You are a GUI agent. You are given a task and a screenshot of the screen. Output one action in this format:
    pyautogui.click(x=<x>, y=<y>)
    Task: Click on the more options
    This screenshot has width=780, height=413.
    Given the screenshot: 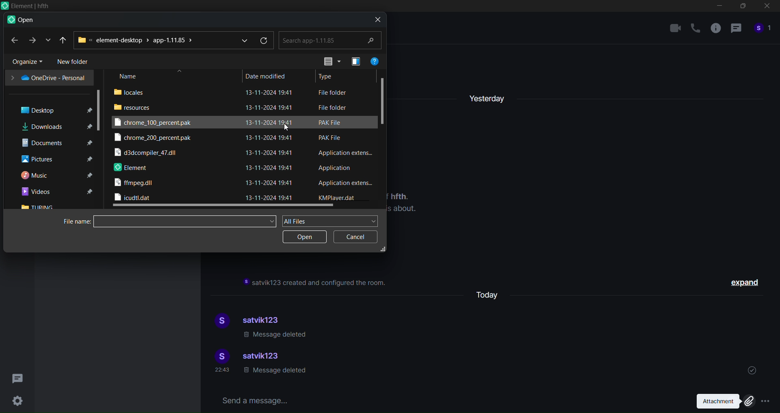 What is the action you would take?
    pyautogui.click(x=766, y=402)
    